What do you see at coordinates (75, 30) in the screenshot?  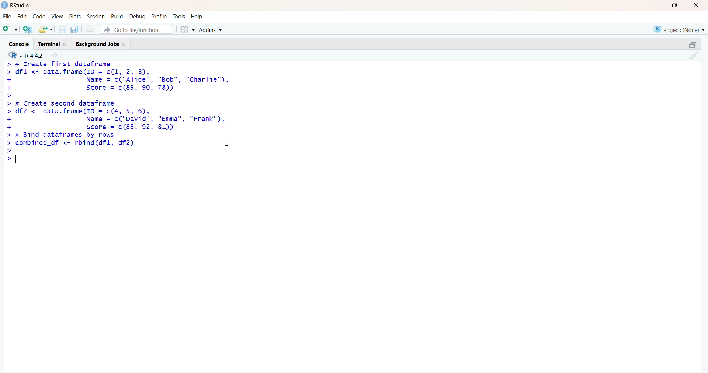 I see `save all open document` at bounding box center [75, 30].